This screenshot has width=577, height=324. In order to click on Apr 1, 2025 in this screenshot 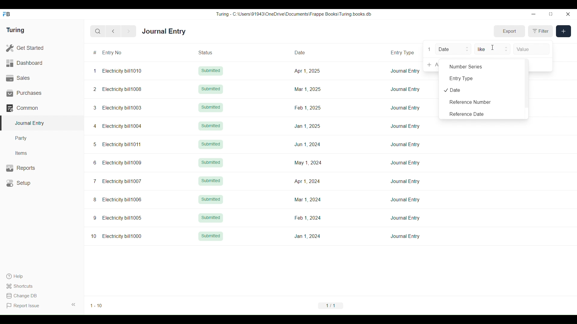, I will do `click(307, 70)`.